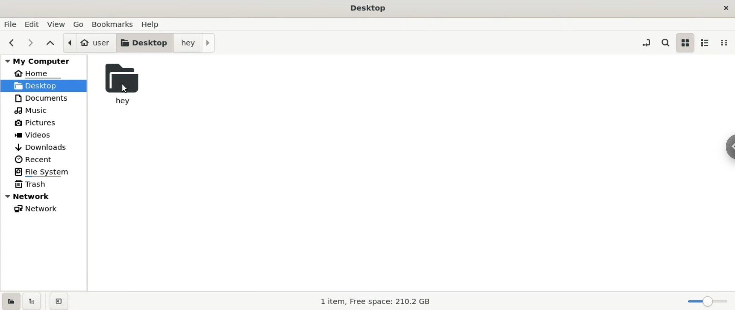  Describe the element at coordinates (129, 89) in the screenshot. I see `cursor` at that location.